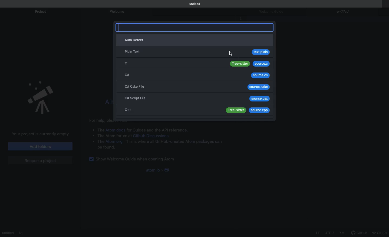  What do you see at coordinates (41, 12) in the screenshot?
I see `Project` at bounding box center [41, 12].